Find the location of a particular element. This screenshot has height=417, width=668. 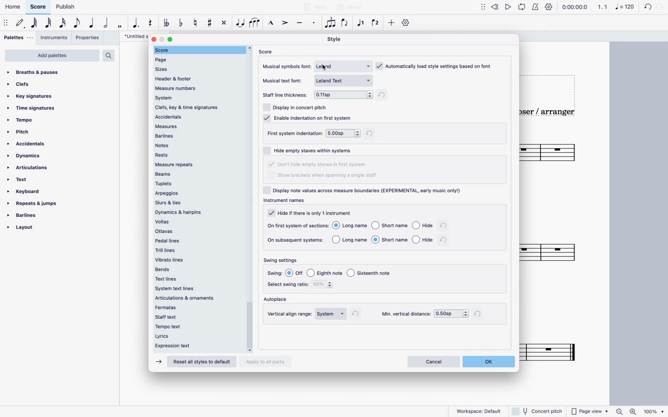

32nd note is located at coordinates (49, 25).